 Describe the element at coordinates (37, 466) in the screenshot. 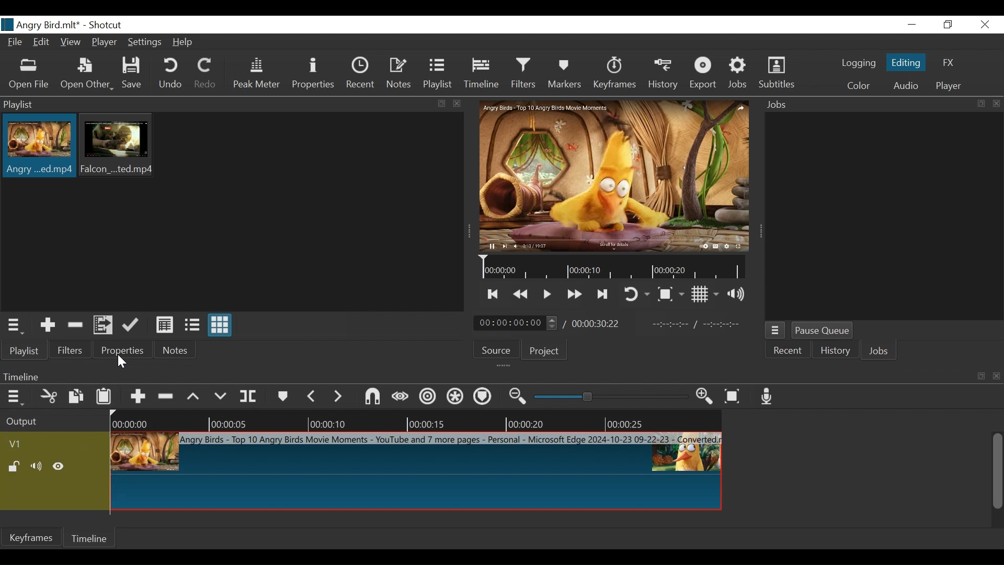

I see `Mute` at that location.